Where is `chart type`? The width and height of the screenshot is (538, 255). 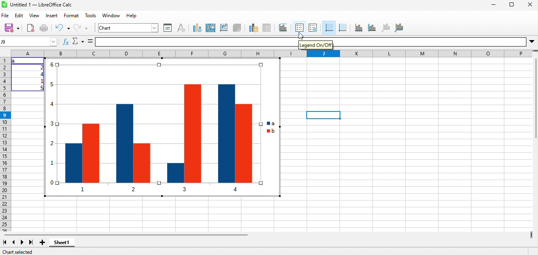 chart type is located at coordinates (197, 28).